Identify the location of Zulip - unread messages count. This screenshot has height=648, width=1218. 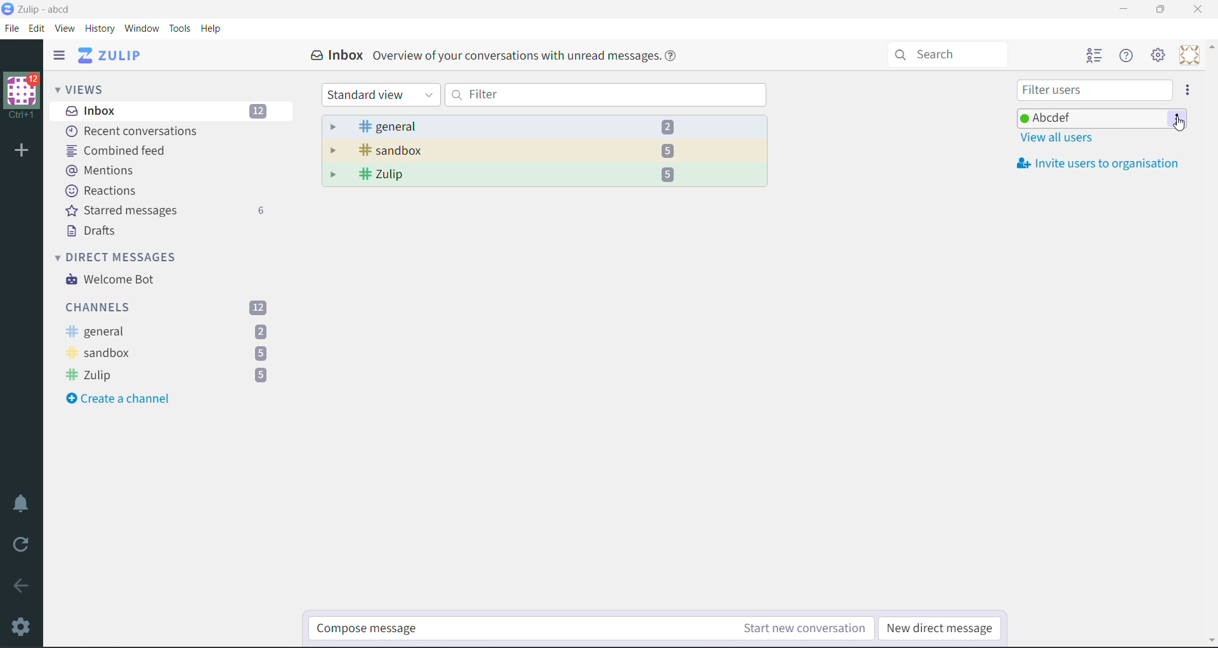
(169, 375).